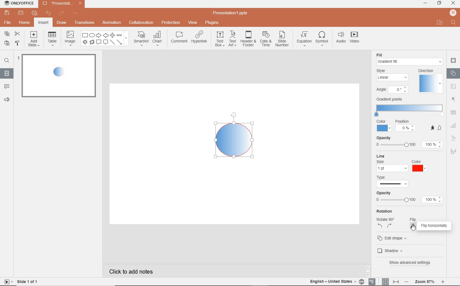  I want to click on mouse pointer, so click(414, 227).